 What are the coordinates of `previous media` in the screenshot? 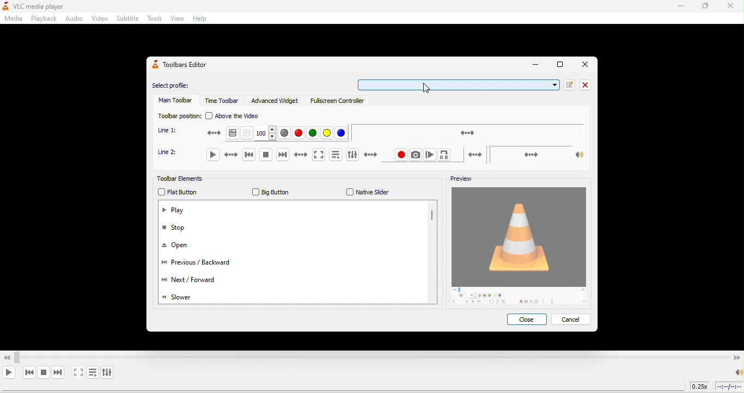 It's located at (249, 156).